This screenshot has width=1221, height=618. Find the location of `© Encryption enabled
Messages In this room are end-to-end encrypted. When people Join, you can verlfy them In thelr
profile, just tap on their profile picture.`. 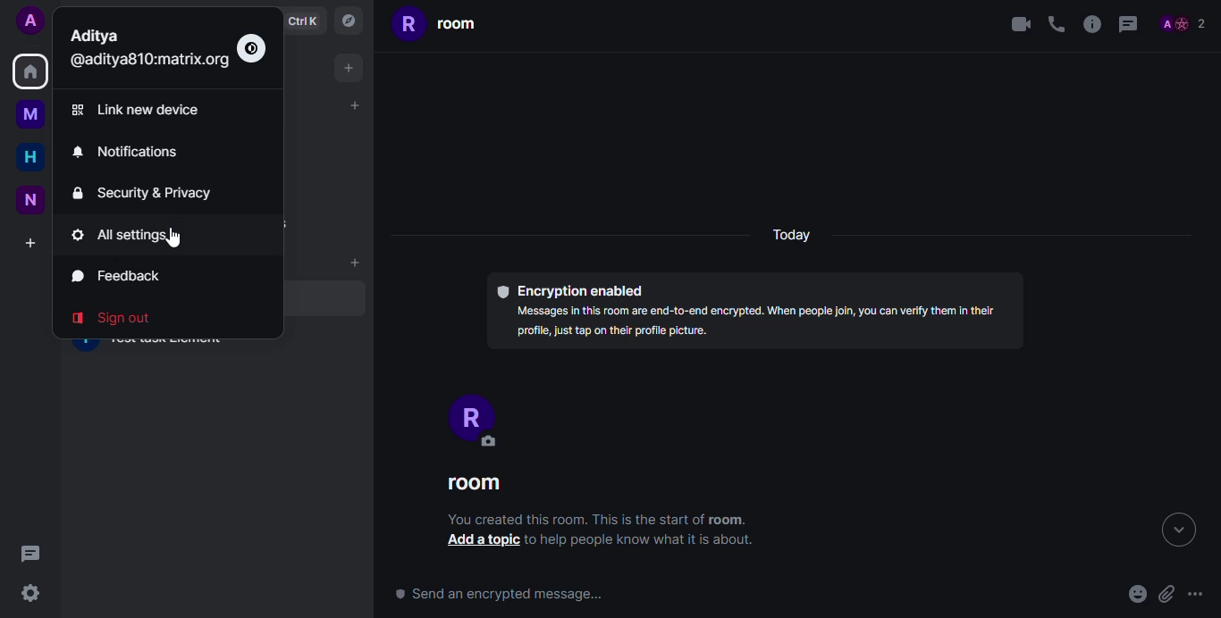

© Encryption enabled
Messages In this room are end-to-end encrypted. When people Join, you can verlfy them In thelr
profile, just tap on their profile picture. is located at coordinates (755, 310).